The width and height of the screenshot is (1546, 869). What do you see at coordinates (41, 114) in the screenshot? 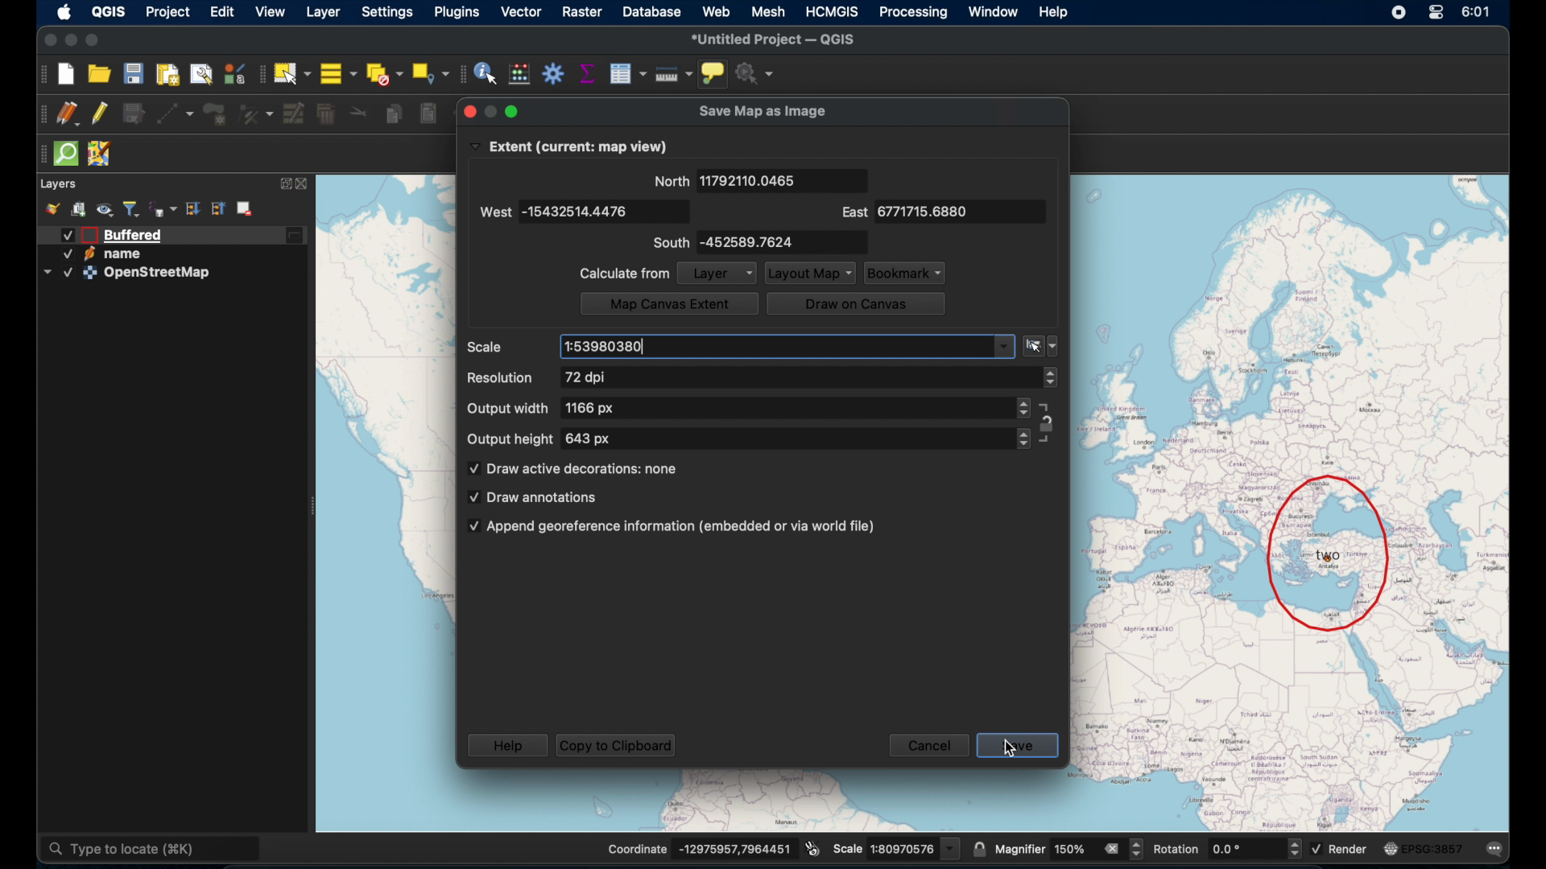
I see `drag handle` at bounding box center [41, 114].